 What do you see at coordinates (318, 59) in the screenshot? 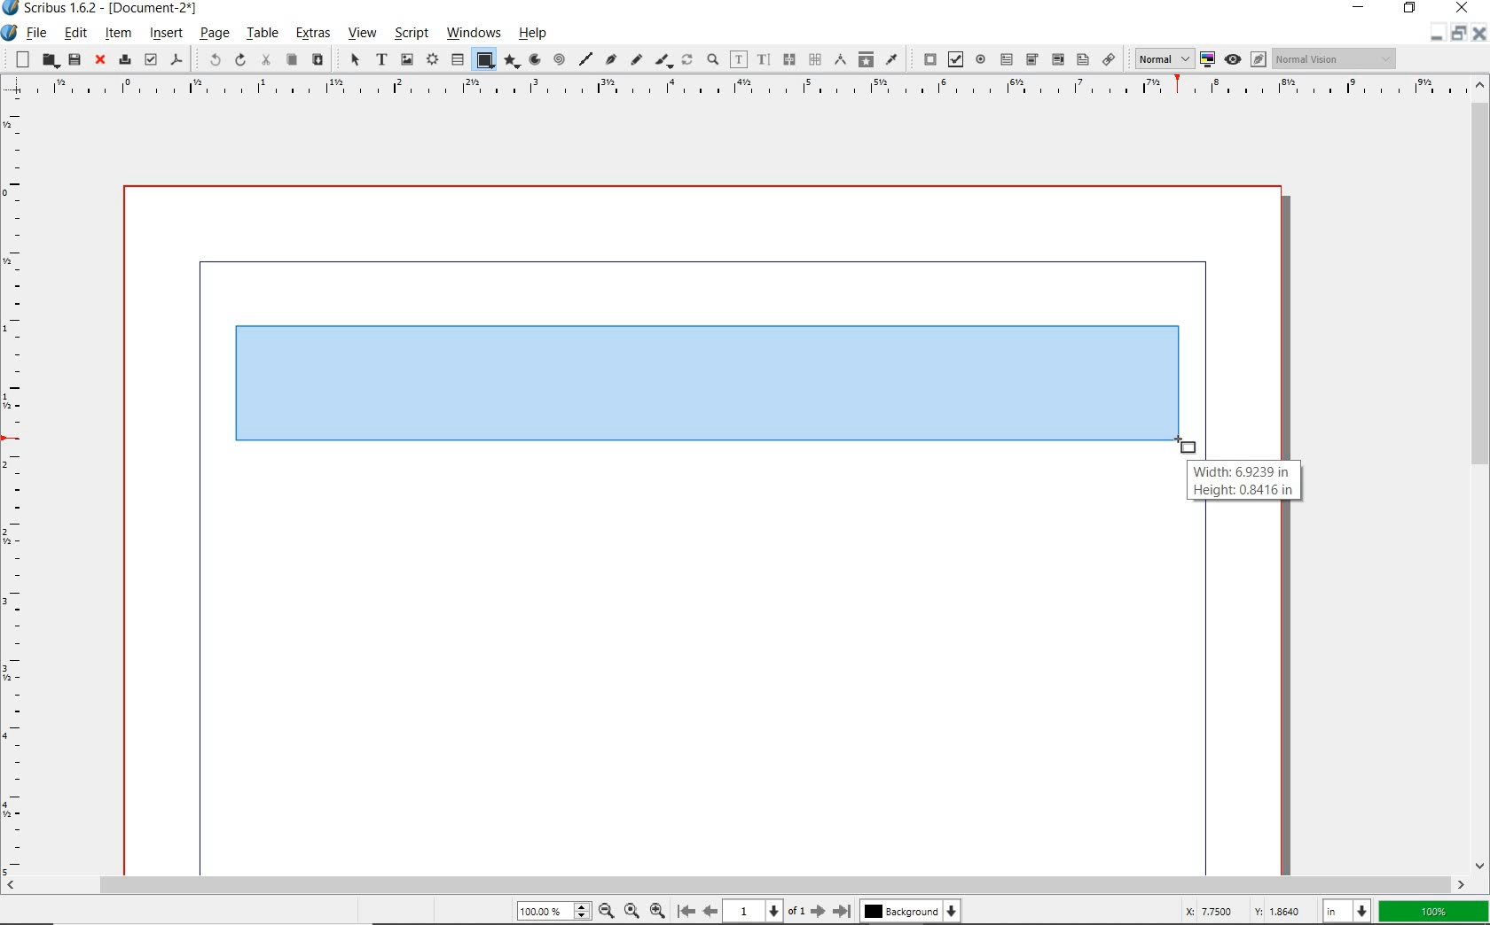
I see `paste` at bounding box center [318, 59].